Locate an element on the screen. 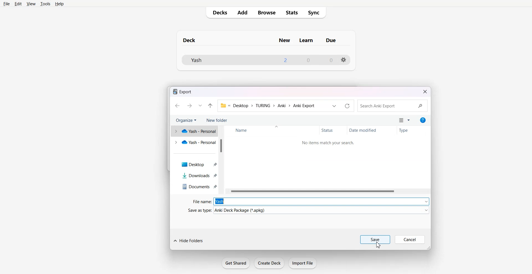 The image size is (532, 274). Save is located at coordinates (376, 240).